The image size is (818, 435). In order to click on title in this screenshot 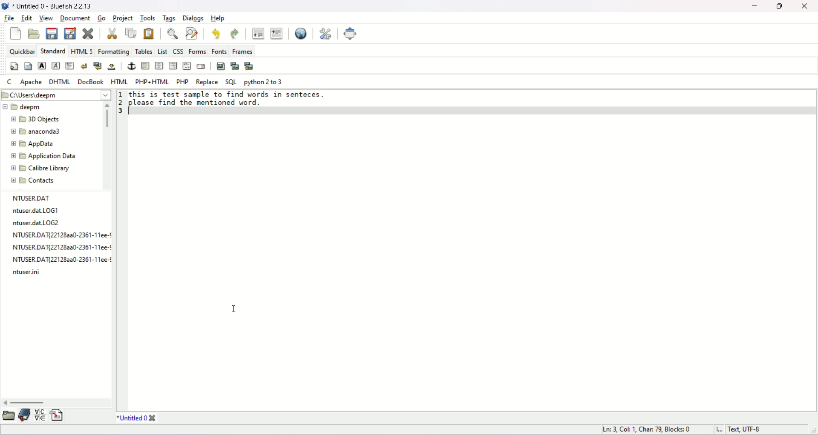, I will do `click(132, 418)`.